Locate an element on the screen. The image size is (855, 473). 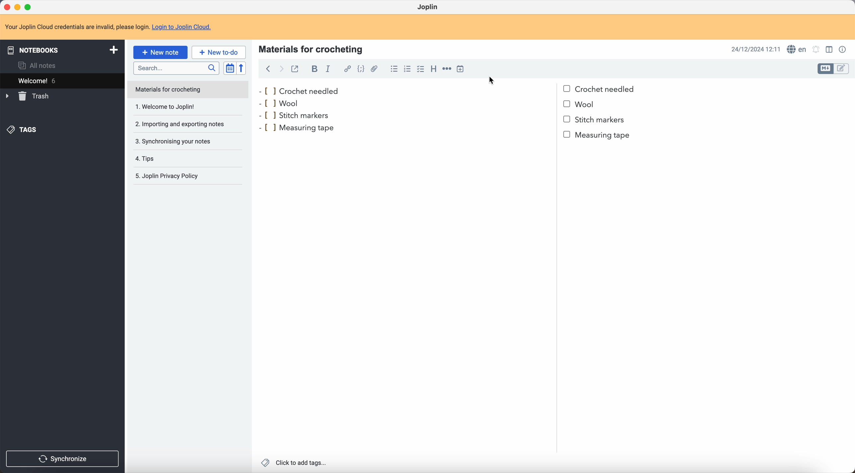
crochet needled is located at coordinates (448, 88).